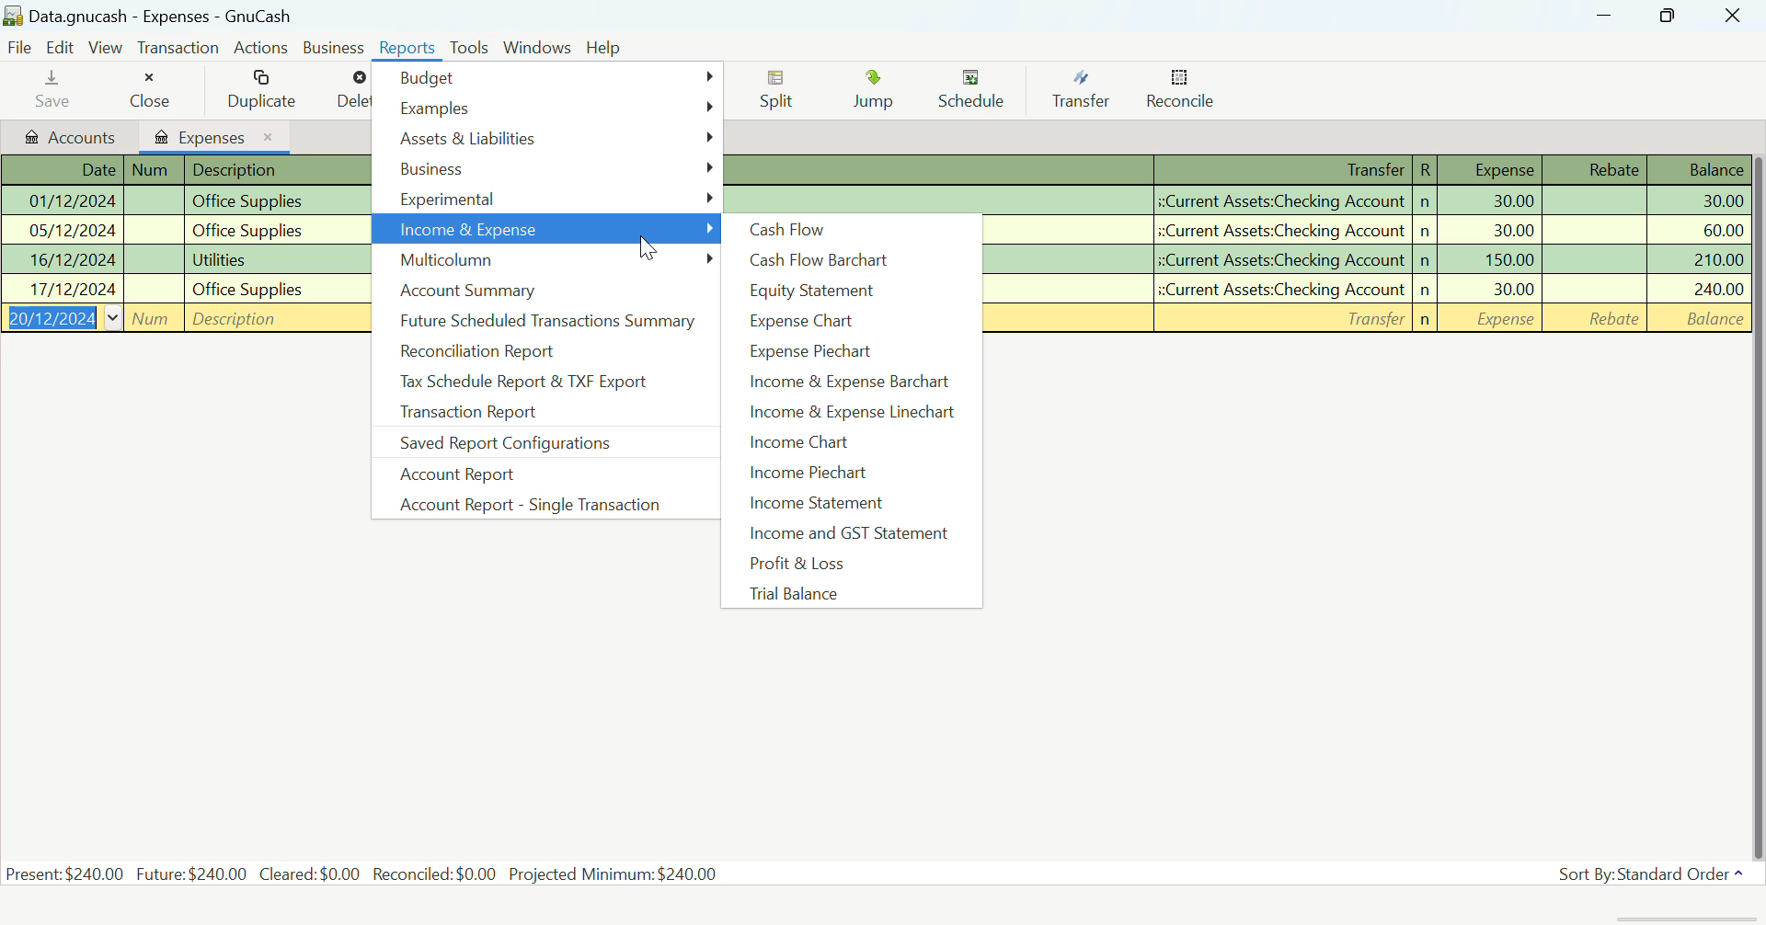 The height and width of the screenshot is (925, 1766). What do you see at coordinates (848, 353) in the screenshot?
I see `Expense Piechart` at bounding box center [848, 353].